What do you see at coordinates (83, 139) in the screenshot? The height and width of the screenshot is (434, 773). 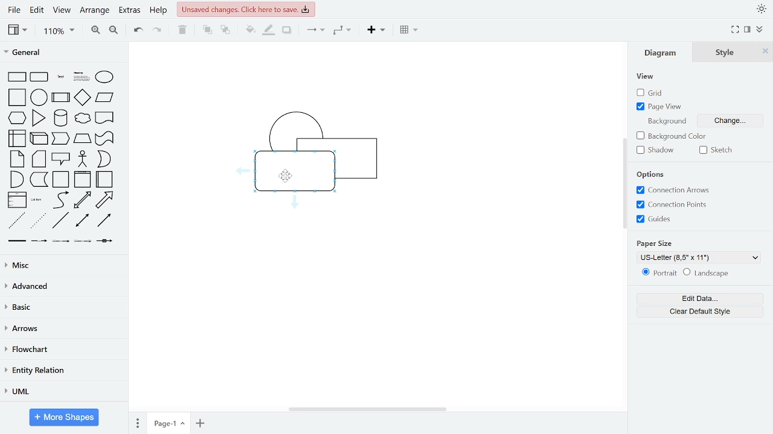 I see `trapezoid` at bounding box center [83, 139].